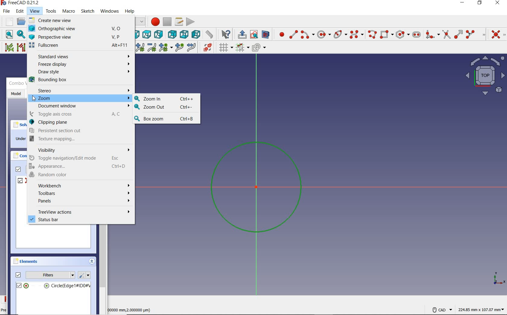  Describe the element at coordinates (497, 34) in the screenshot. I see `constrain coincident` at that location.